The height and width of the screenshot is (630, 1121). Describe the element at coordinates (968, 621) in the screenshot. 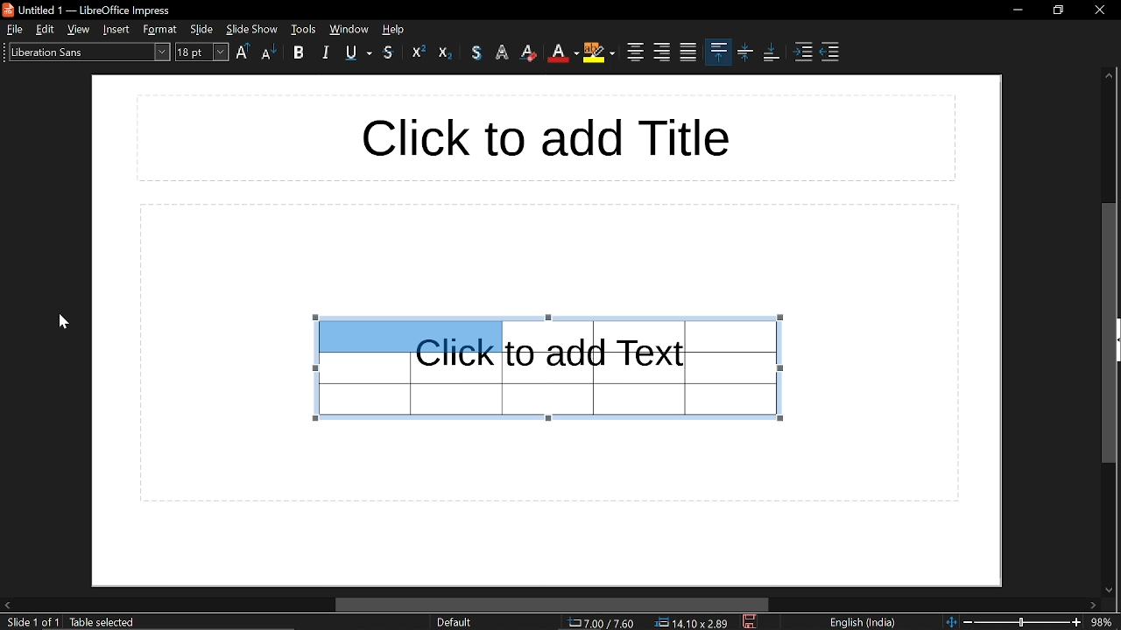

I see `zoom out` at that location.